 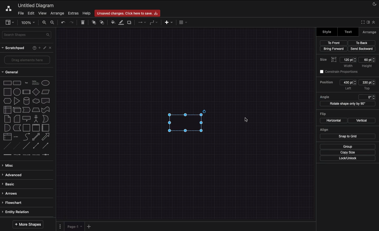 What do you see at coordinates (27, 60) in the screenshot?
I see `Drag elements here` at bounding box center [27, 60].